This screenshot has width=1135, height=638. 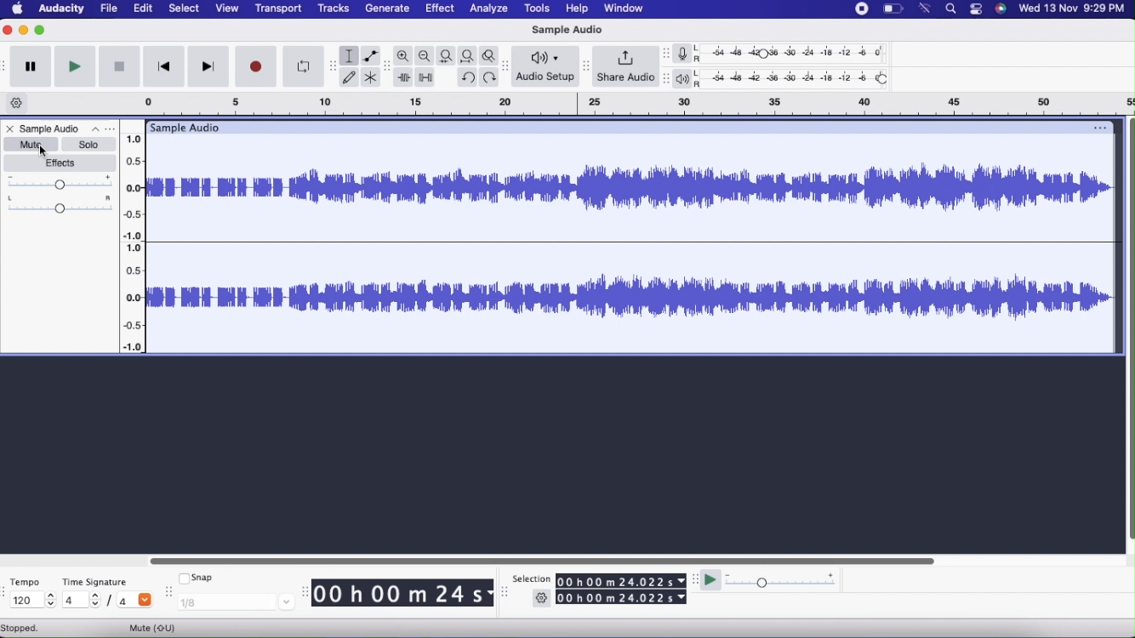 What do you see at coordinates (11, 128) in the screenshot?
I see `Close` at bounding box center [11, 128].